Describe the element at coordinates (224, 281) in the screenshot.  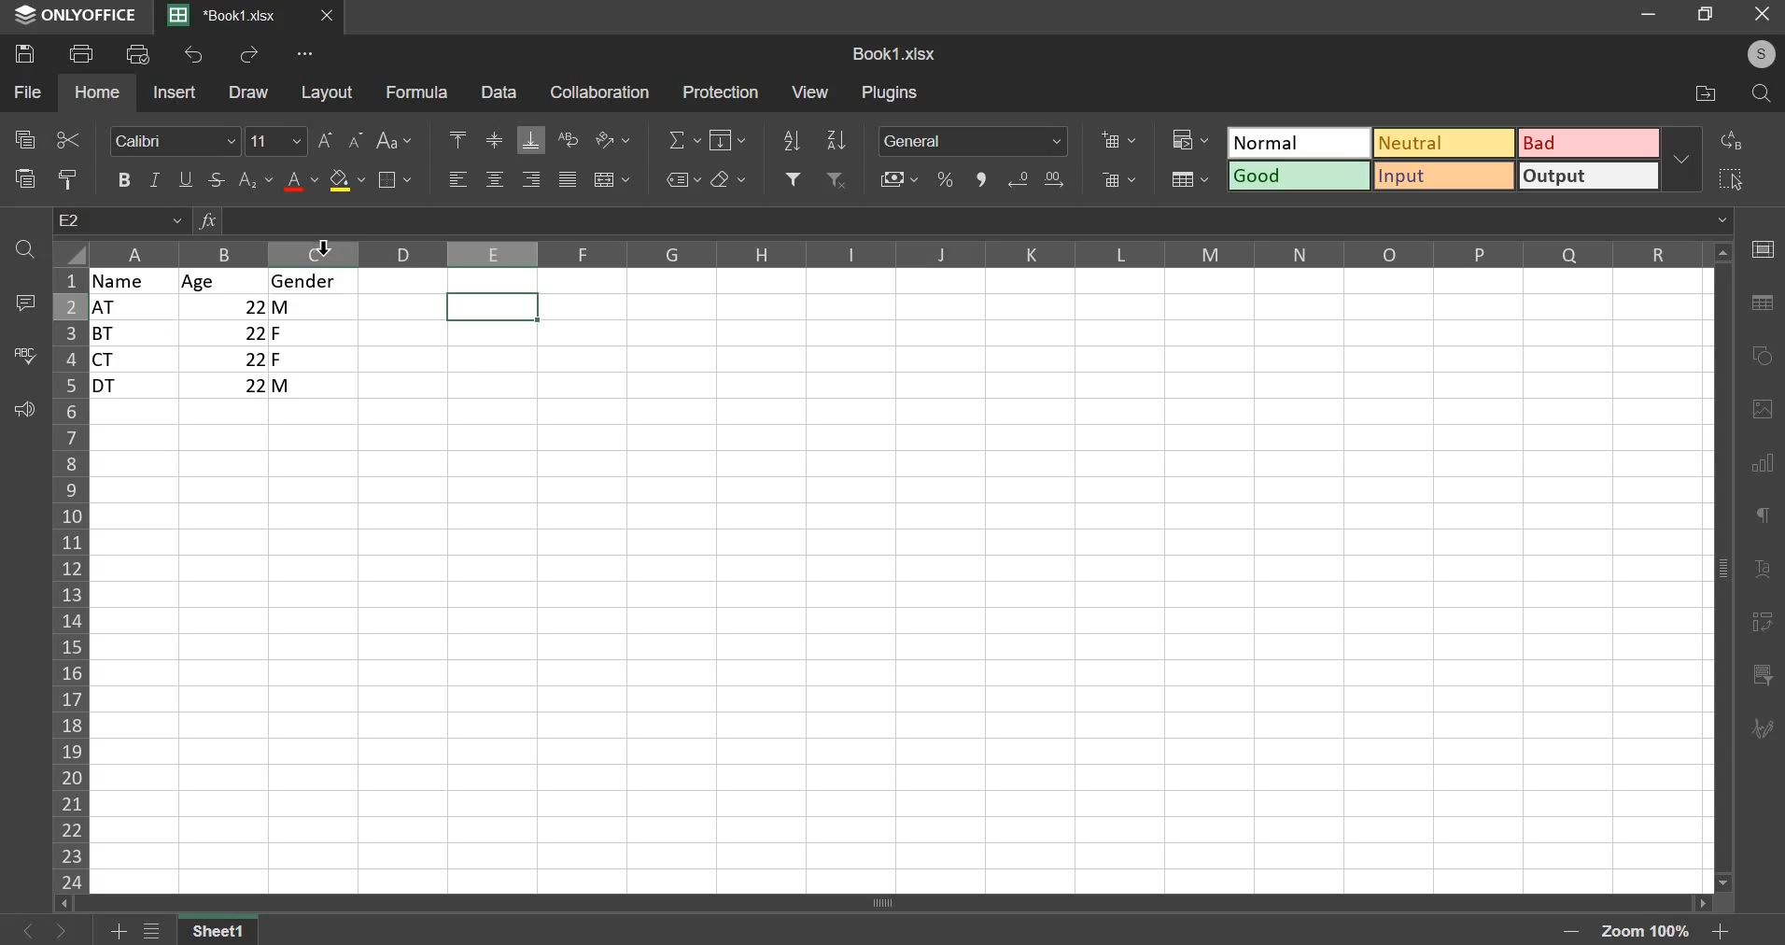
I see `age` at that location.